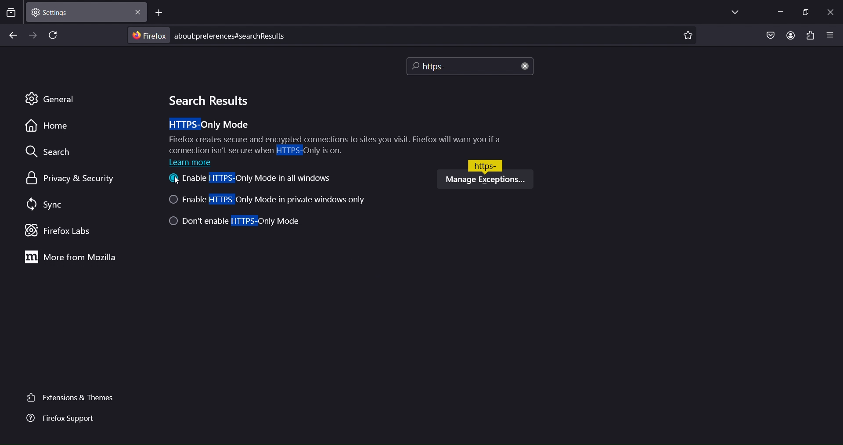  What do you see at coordinates (807, 12) in the screenshot?
I see `restore down` at bounding box center [807, 12].